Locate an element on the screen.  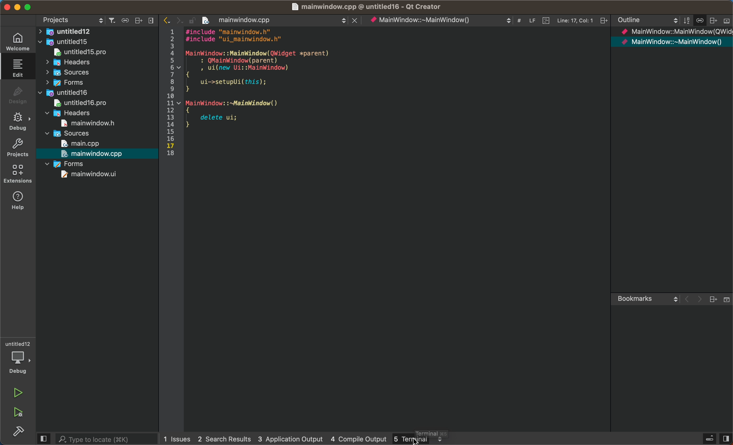
file and folder is located at coordinates (78, 114).